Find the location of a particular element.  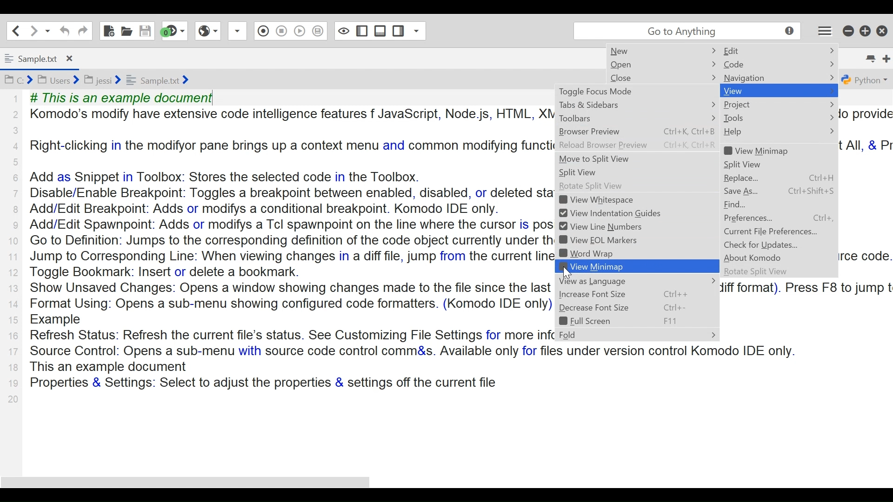

minimize is located at coordinates (847, 31).